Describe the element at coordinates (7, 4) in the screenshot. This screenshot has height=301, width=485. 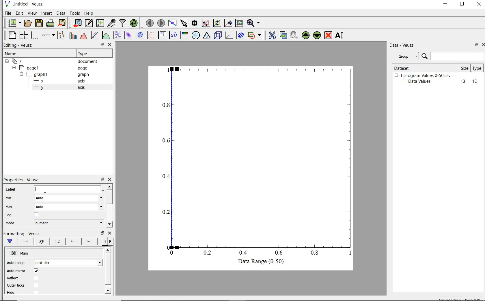
I see `veusz logo` at that location.